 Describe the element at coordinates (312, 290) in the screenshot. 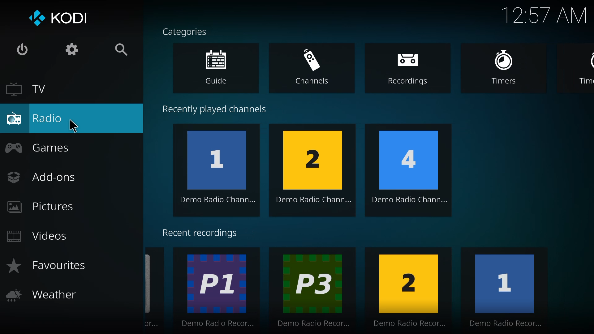

I see `P3 Demo Radio Recor...` at that location.